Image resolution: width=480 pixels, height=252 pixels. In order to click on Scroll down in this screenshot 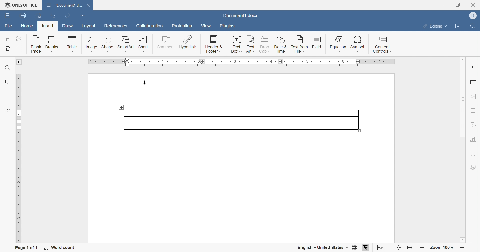, I will do `click(463, 240)`.